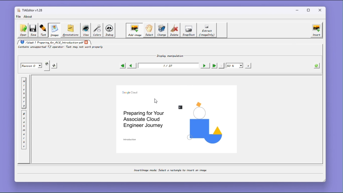 This screenshot has height=193, width=343. Describe the element at coordinates (23, 30) in the screenshot. I see `Open` at that location.